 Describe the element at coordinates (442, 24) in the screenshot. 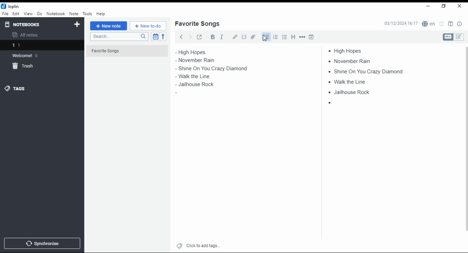

I see `set alarm` at that location.